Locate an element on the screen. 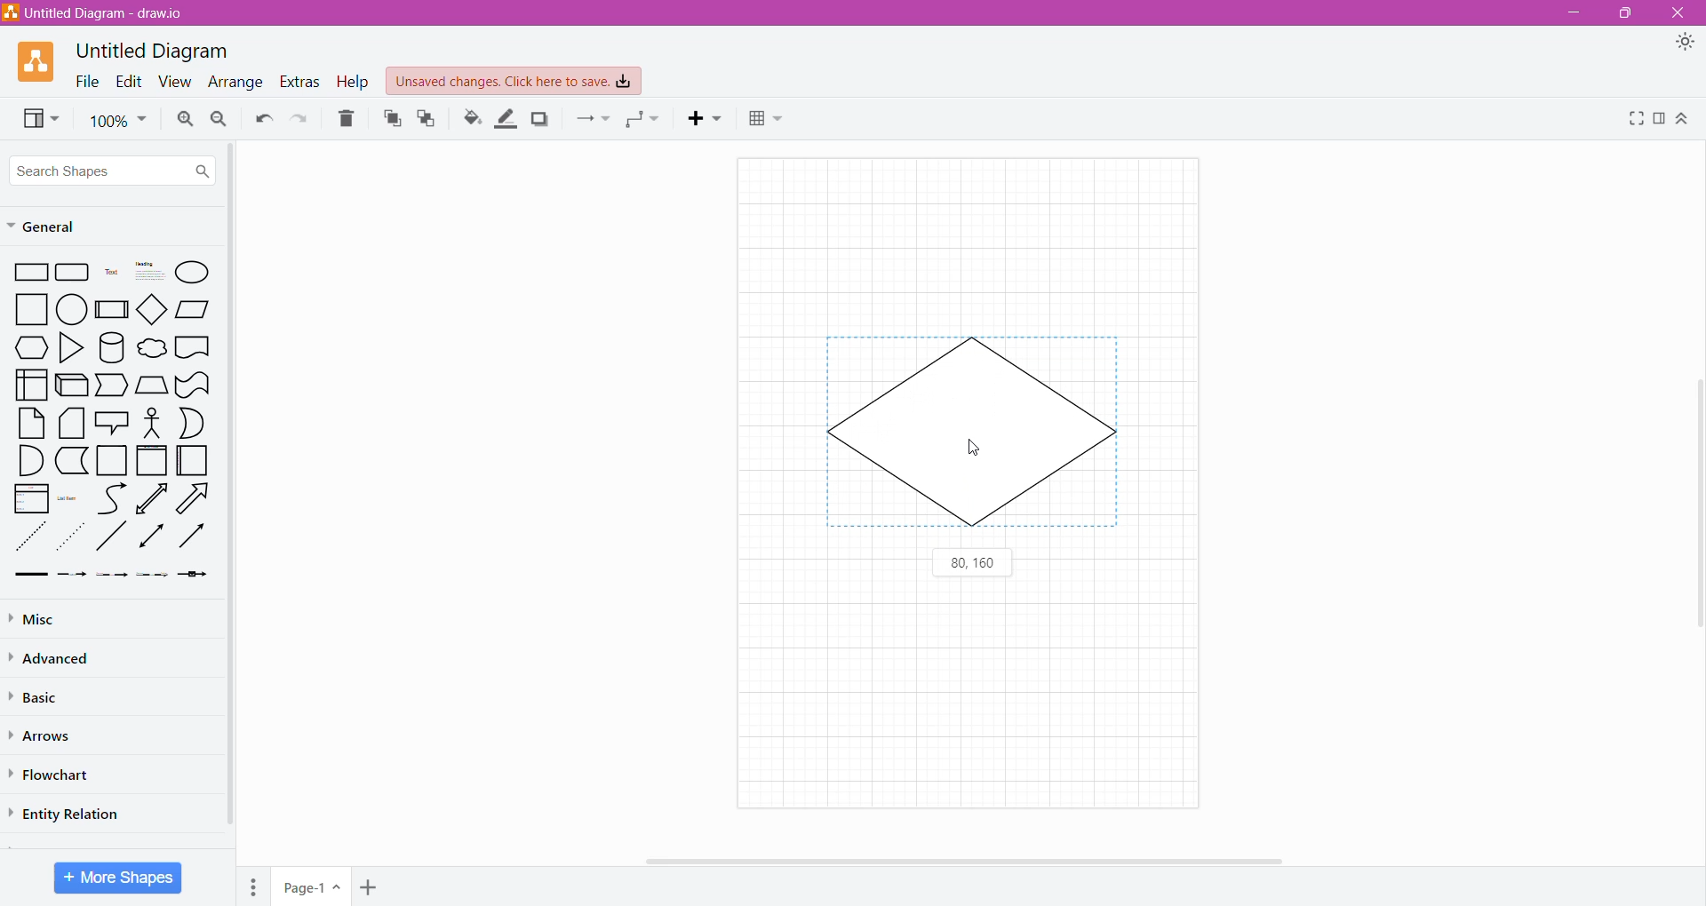  Untitled Diagram is located at coordinates (156, 50).